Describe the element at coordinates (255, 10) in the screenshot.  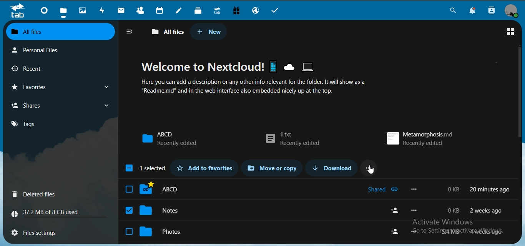
I see `email hosting` at that location.